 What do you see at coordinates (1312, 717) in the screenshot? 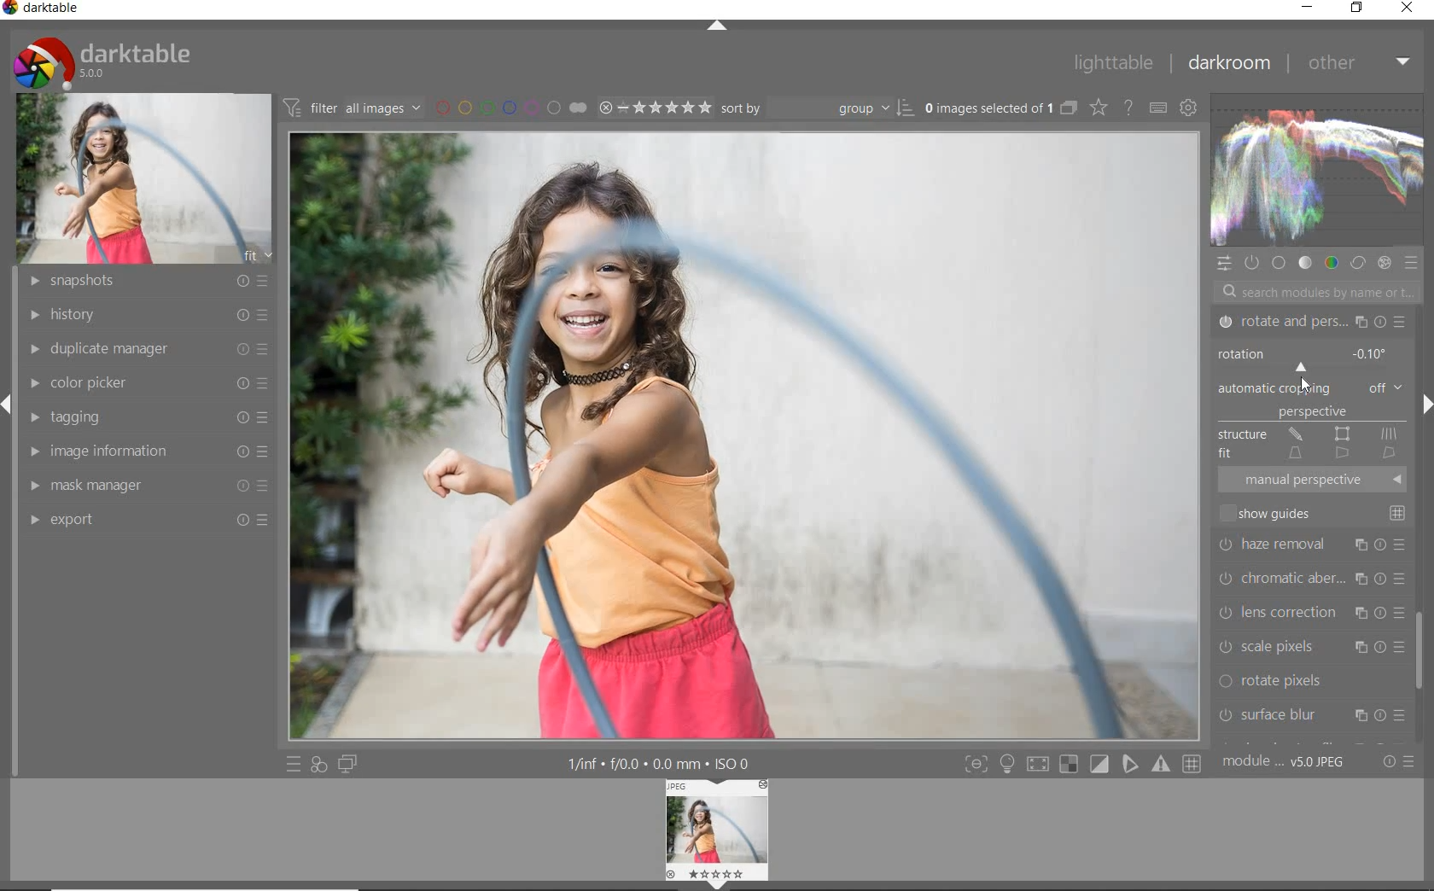
I see `surface blur` at bounding box center [1312, 717].